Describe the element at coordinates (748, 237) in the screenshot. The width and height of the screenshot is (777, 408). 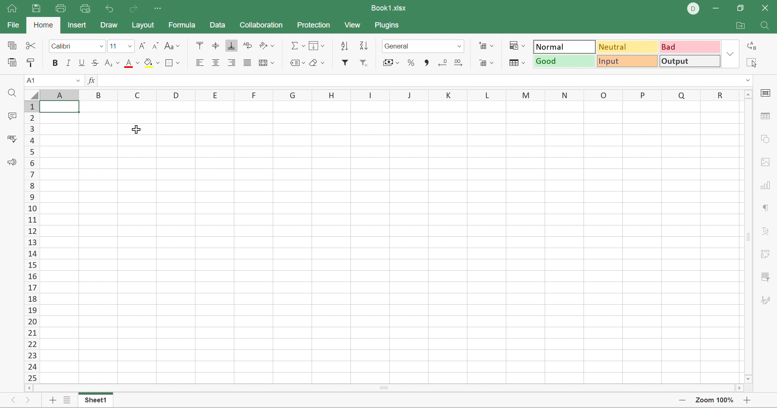
I see `Scroll Bar` at that location.